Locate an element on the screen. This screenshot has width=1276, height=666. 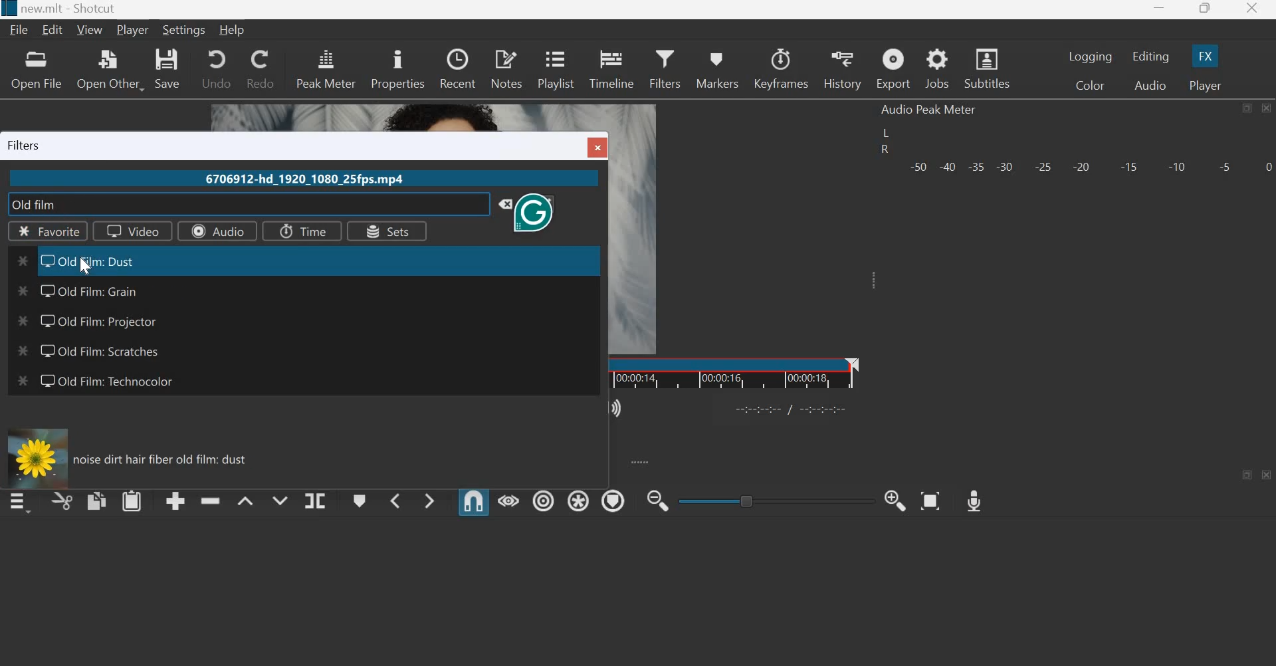
Audio Peak Meter is located at coordinates (929, 110).